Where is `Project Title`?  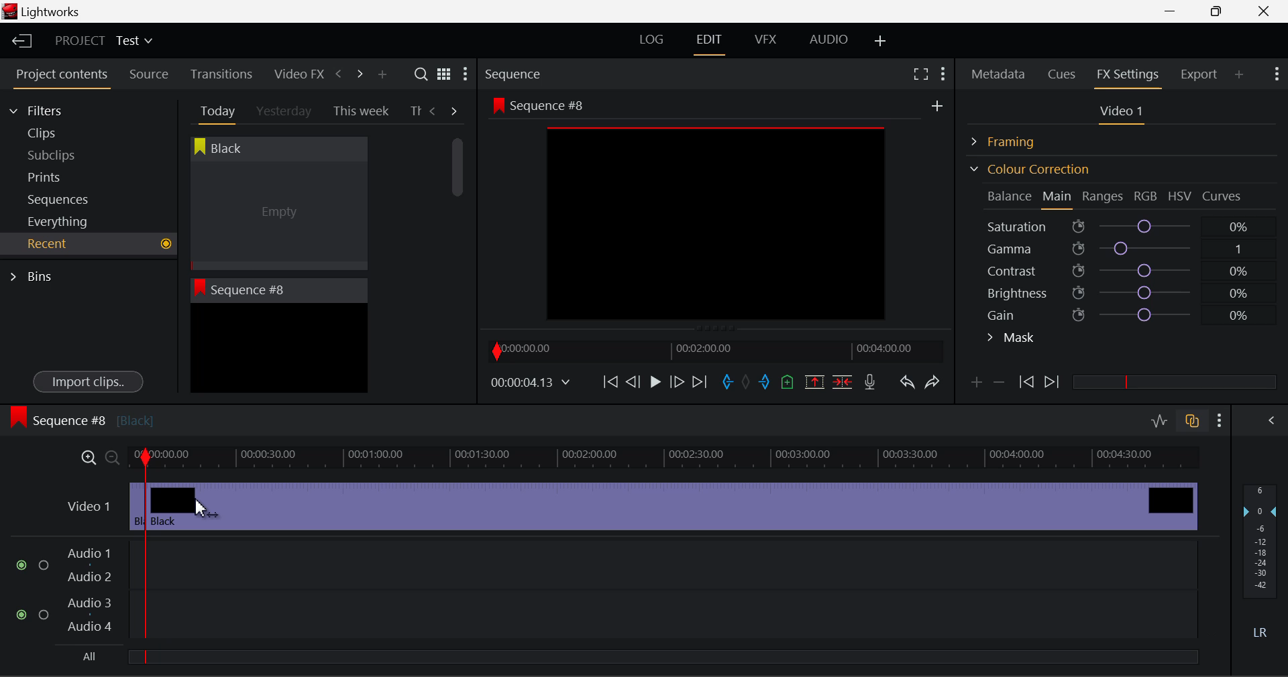 Project Title is located at coordinates (104, 42).